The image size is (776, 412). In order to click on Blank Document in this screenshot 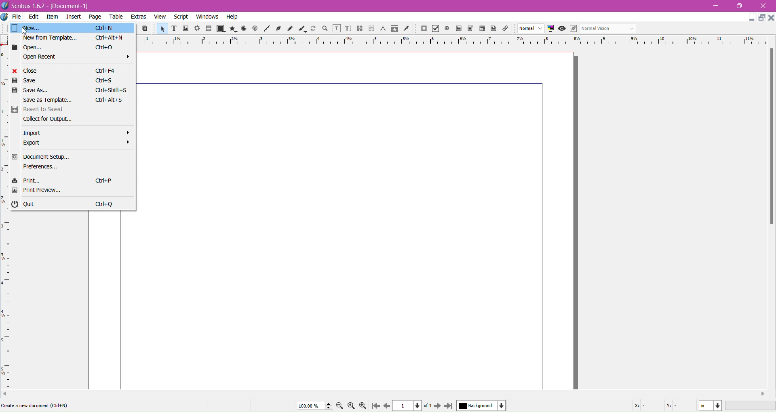, I will do `click(357, 221)`.